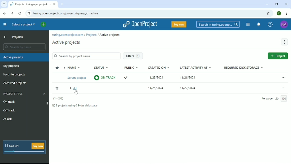 This screenshot has height=164, width=291. Describe the element at coordinates (11, 66) in the screenshot. I see `My projects` at that location.